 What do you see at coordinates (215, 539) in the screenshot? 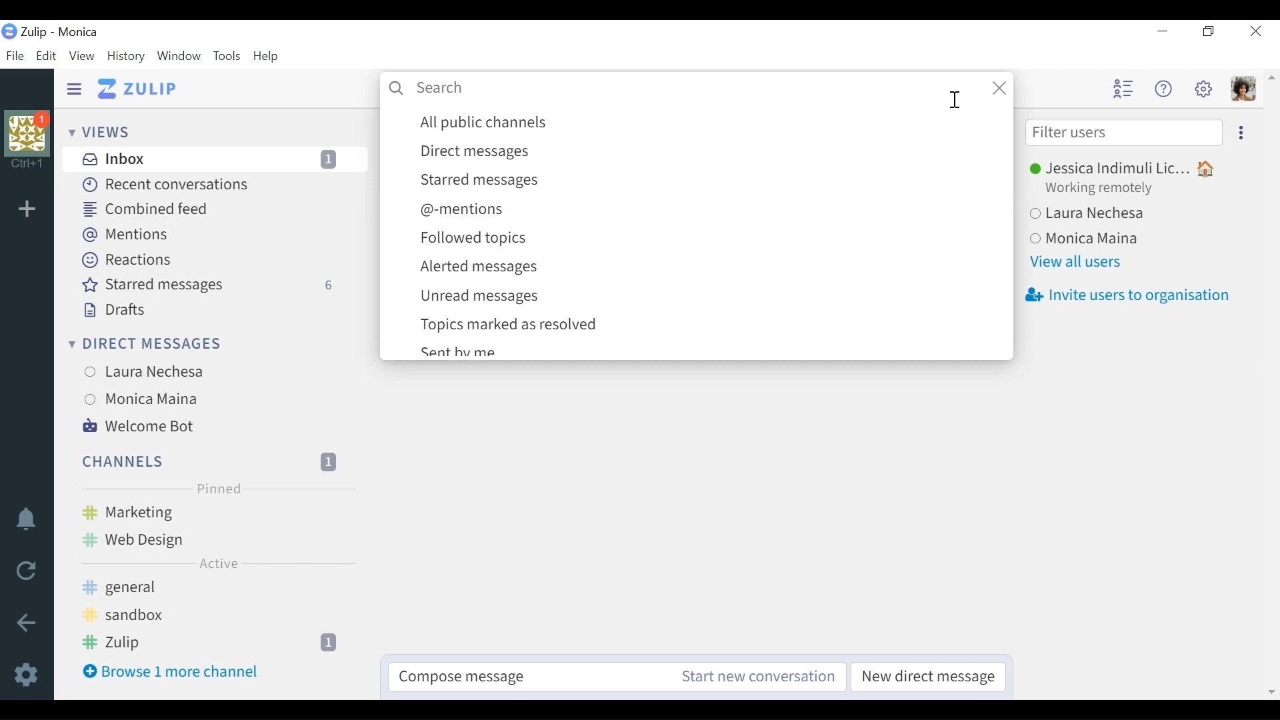
I see `Web Design` at bounding box center [215, 539].